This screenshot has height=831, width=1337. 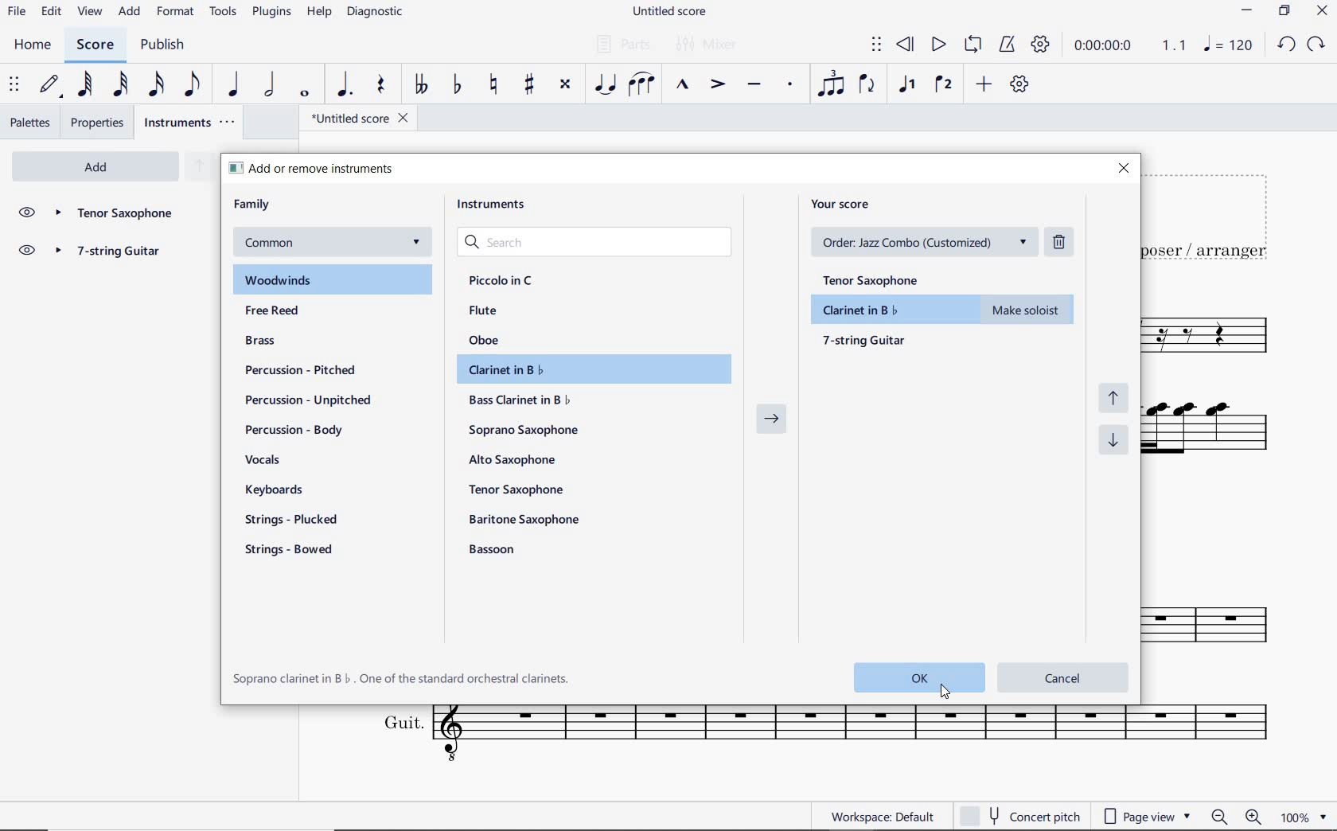 What do you see at coordinates (95, 167) in the screenshot?
I see `add instrument` at bounding box center [95, 167].